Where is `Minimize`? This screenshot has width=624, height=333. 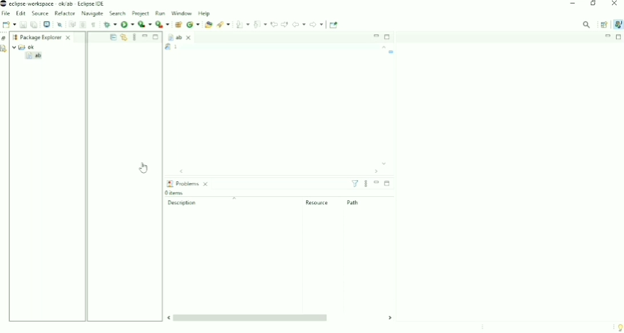
Minimize is located at coordinates (145, 36).